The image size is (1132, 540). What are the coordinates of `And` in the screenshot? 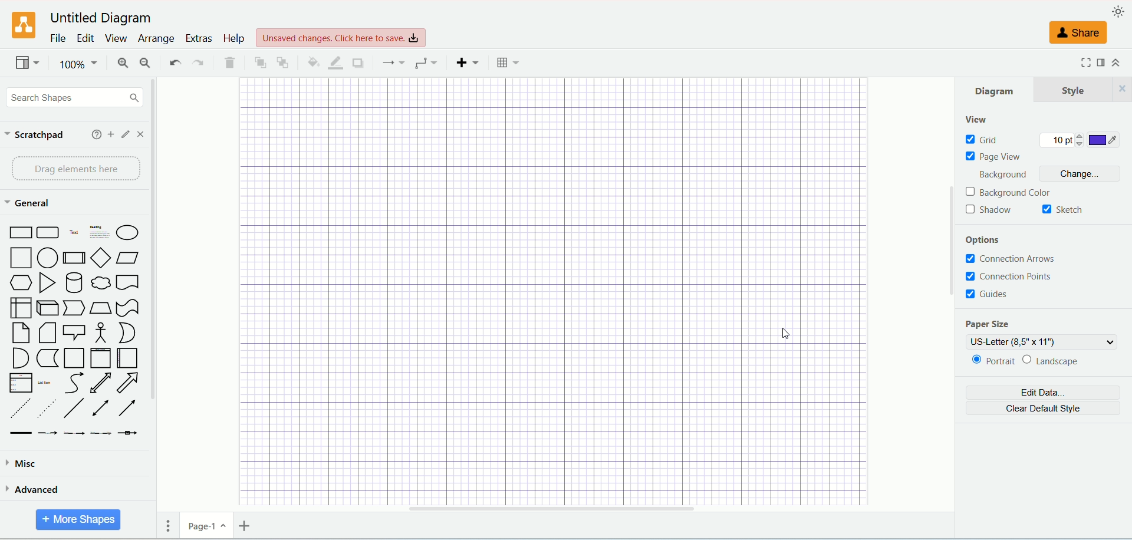 It's located at (21, 358).